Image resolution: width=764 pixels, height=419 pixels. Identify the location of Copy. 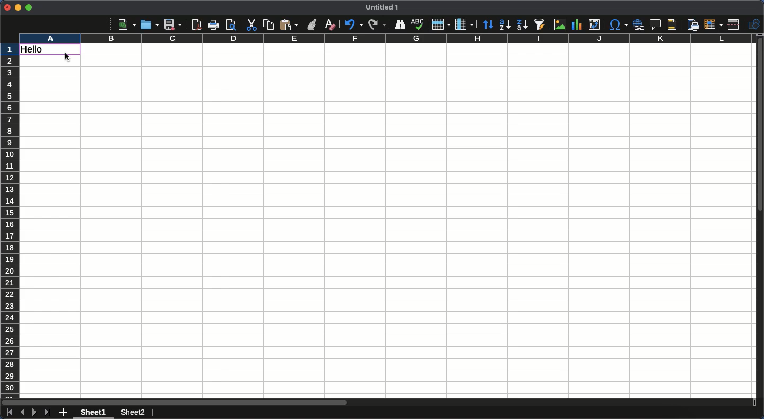
(268, 24).